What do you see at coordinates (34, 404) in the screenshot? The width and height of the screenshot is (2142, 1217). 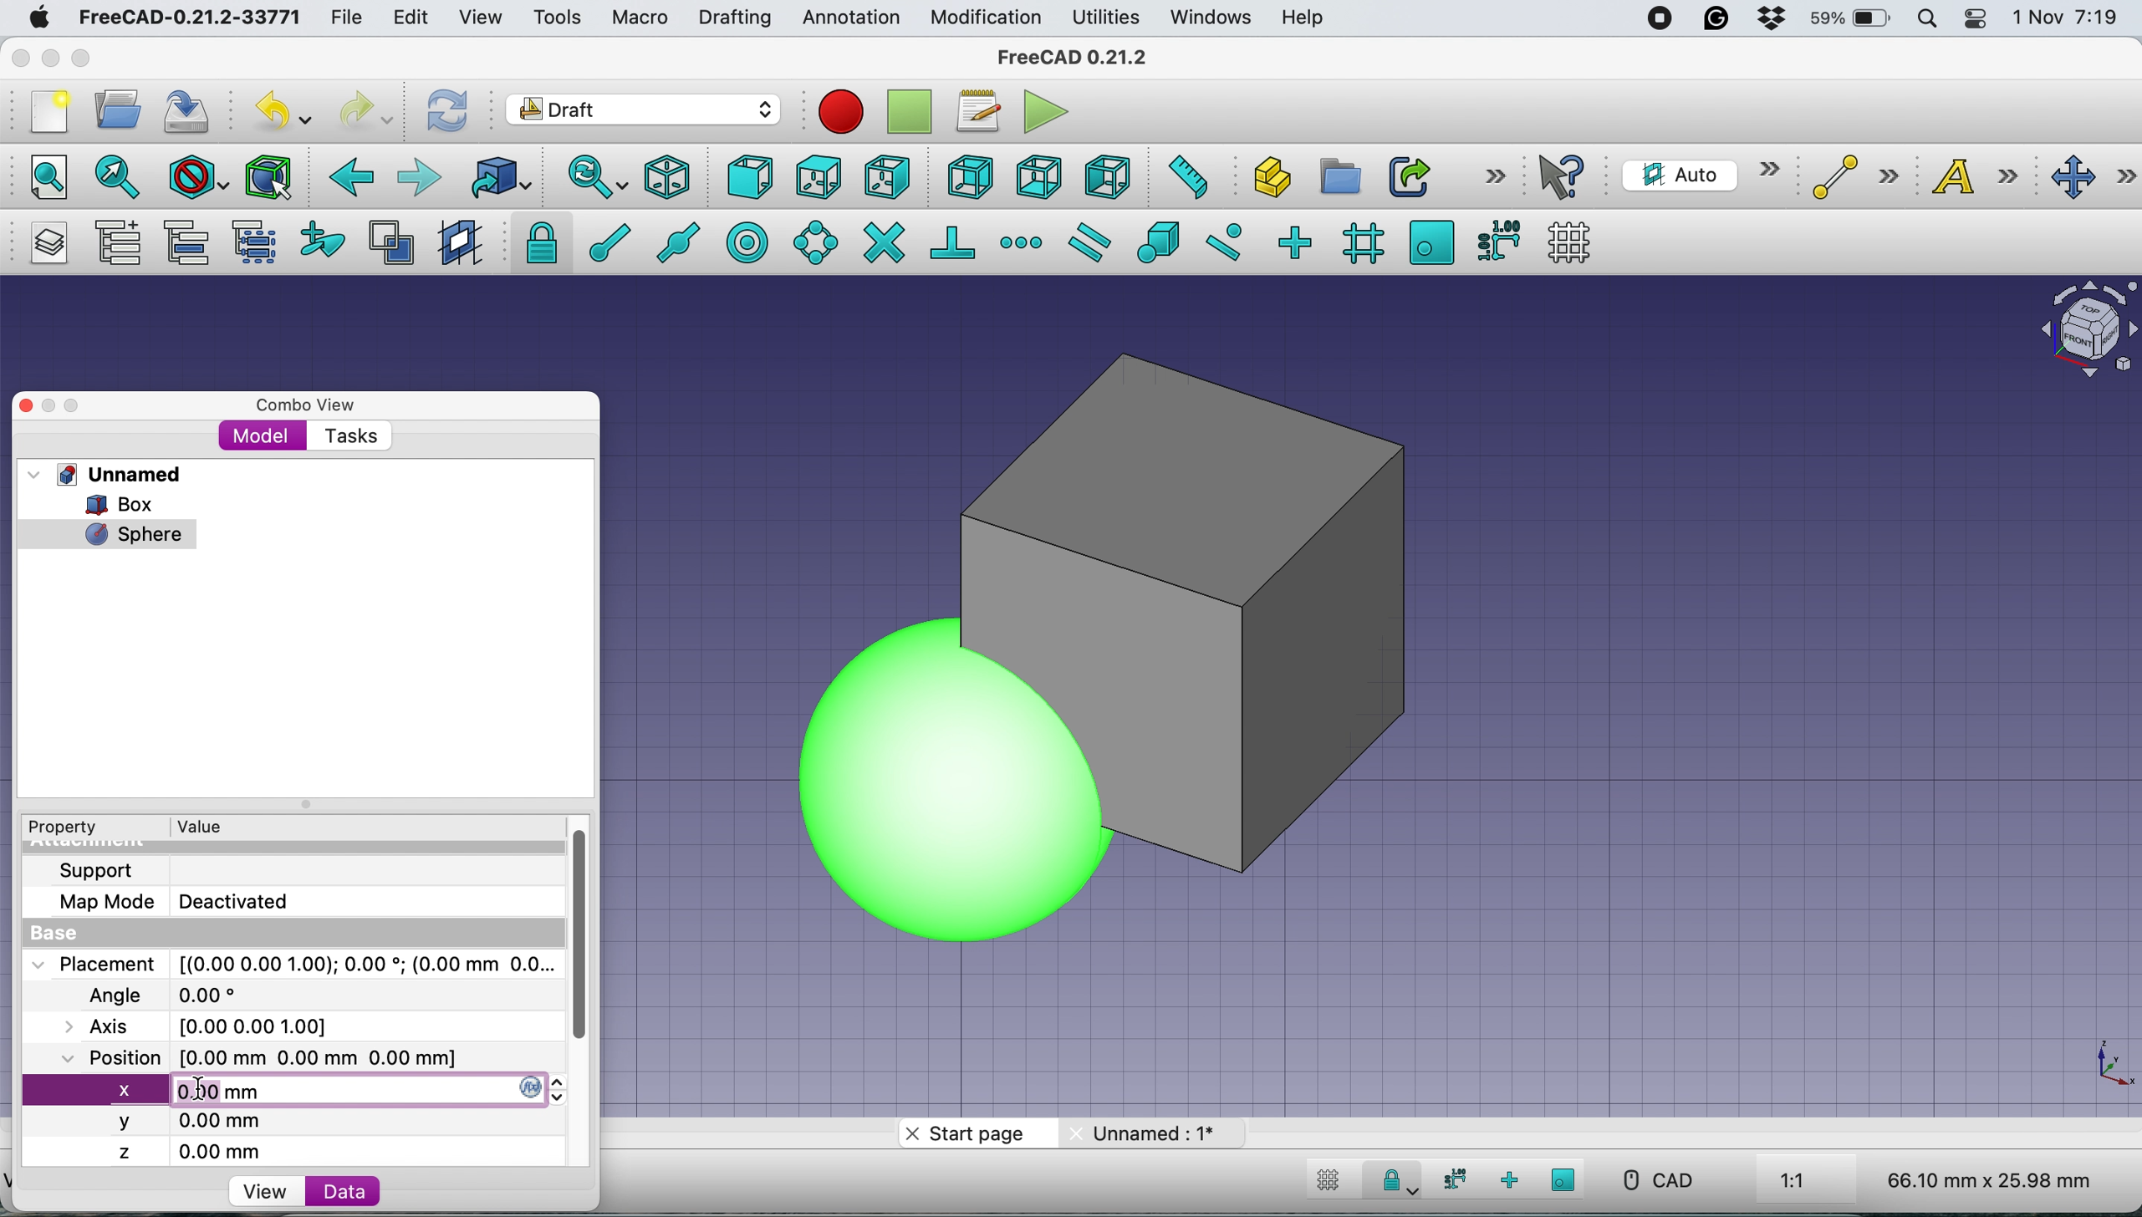 I see `close` at bounding box center [34, 404].